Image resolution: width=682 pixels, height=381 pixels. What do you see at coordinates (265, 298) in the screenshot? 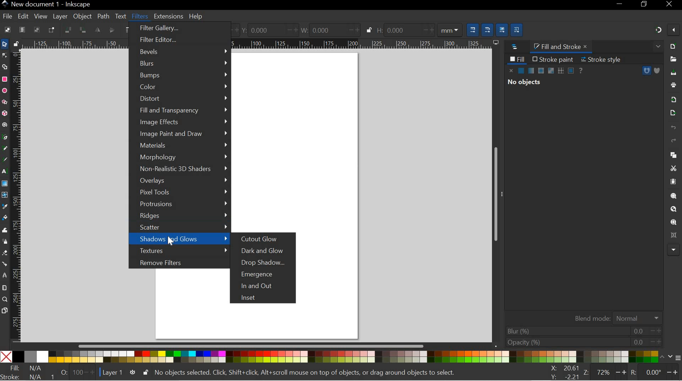
I see `INSERT` at bounding box center [265, 298].